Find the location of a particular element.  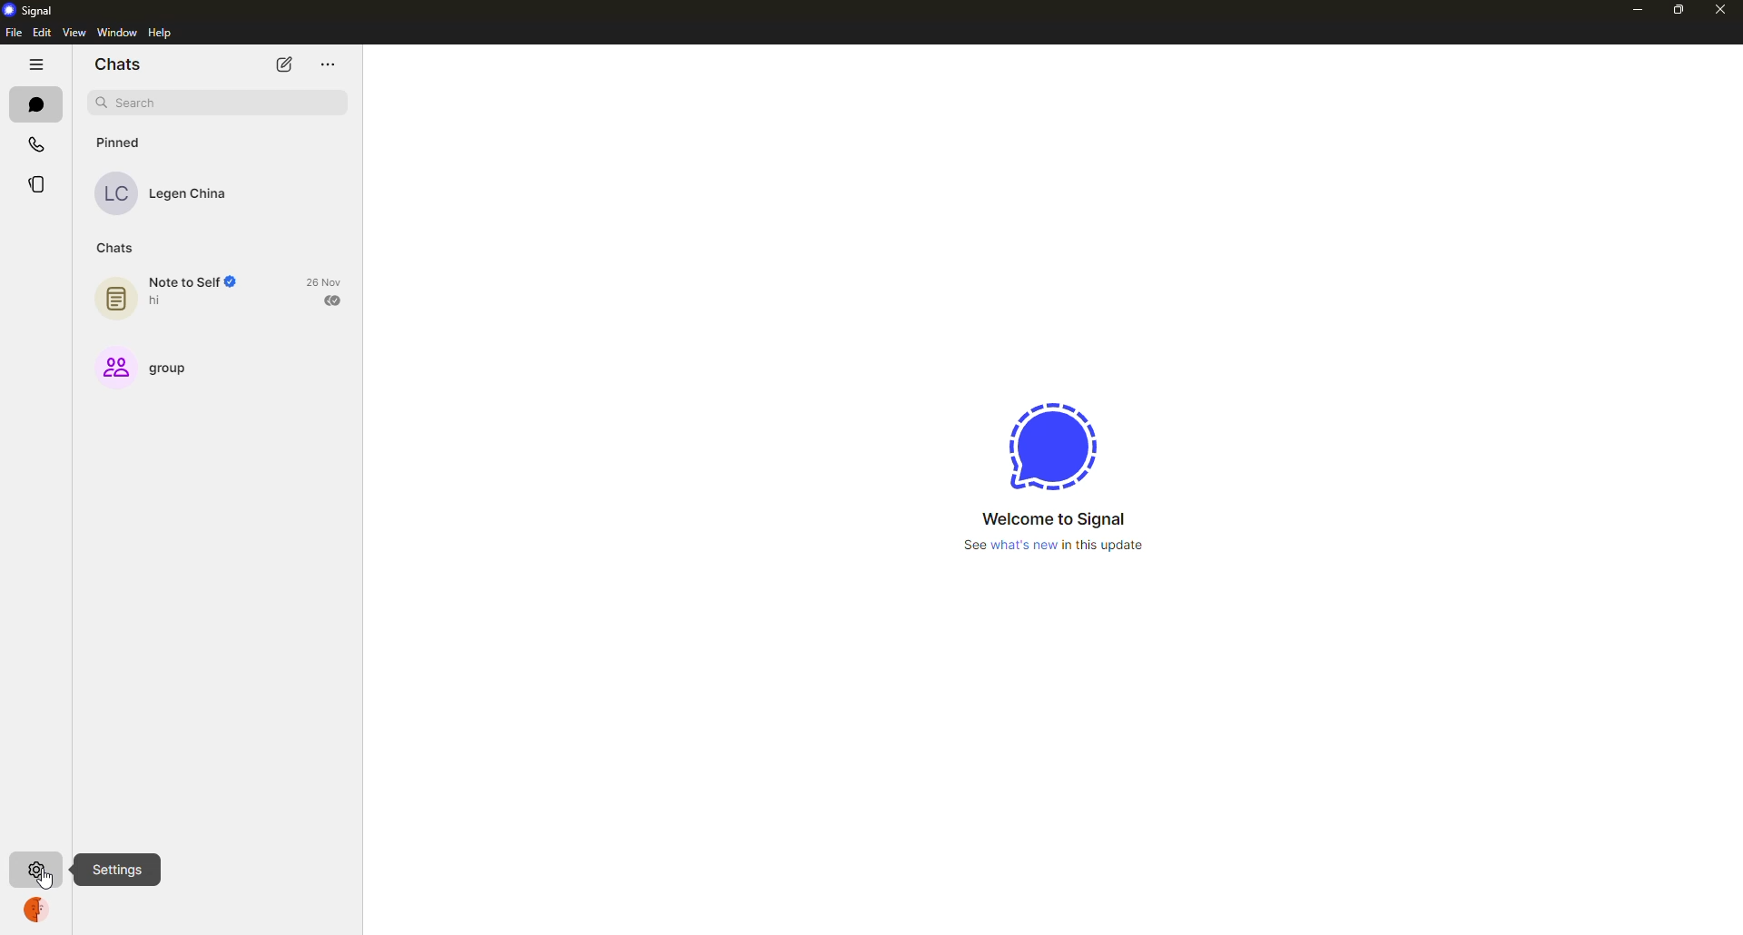

chats is located at coordinates (123, 65).